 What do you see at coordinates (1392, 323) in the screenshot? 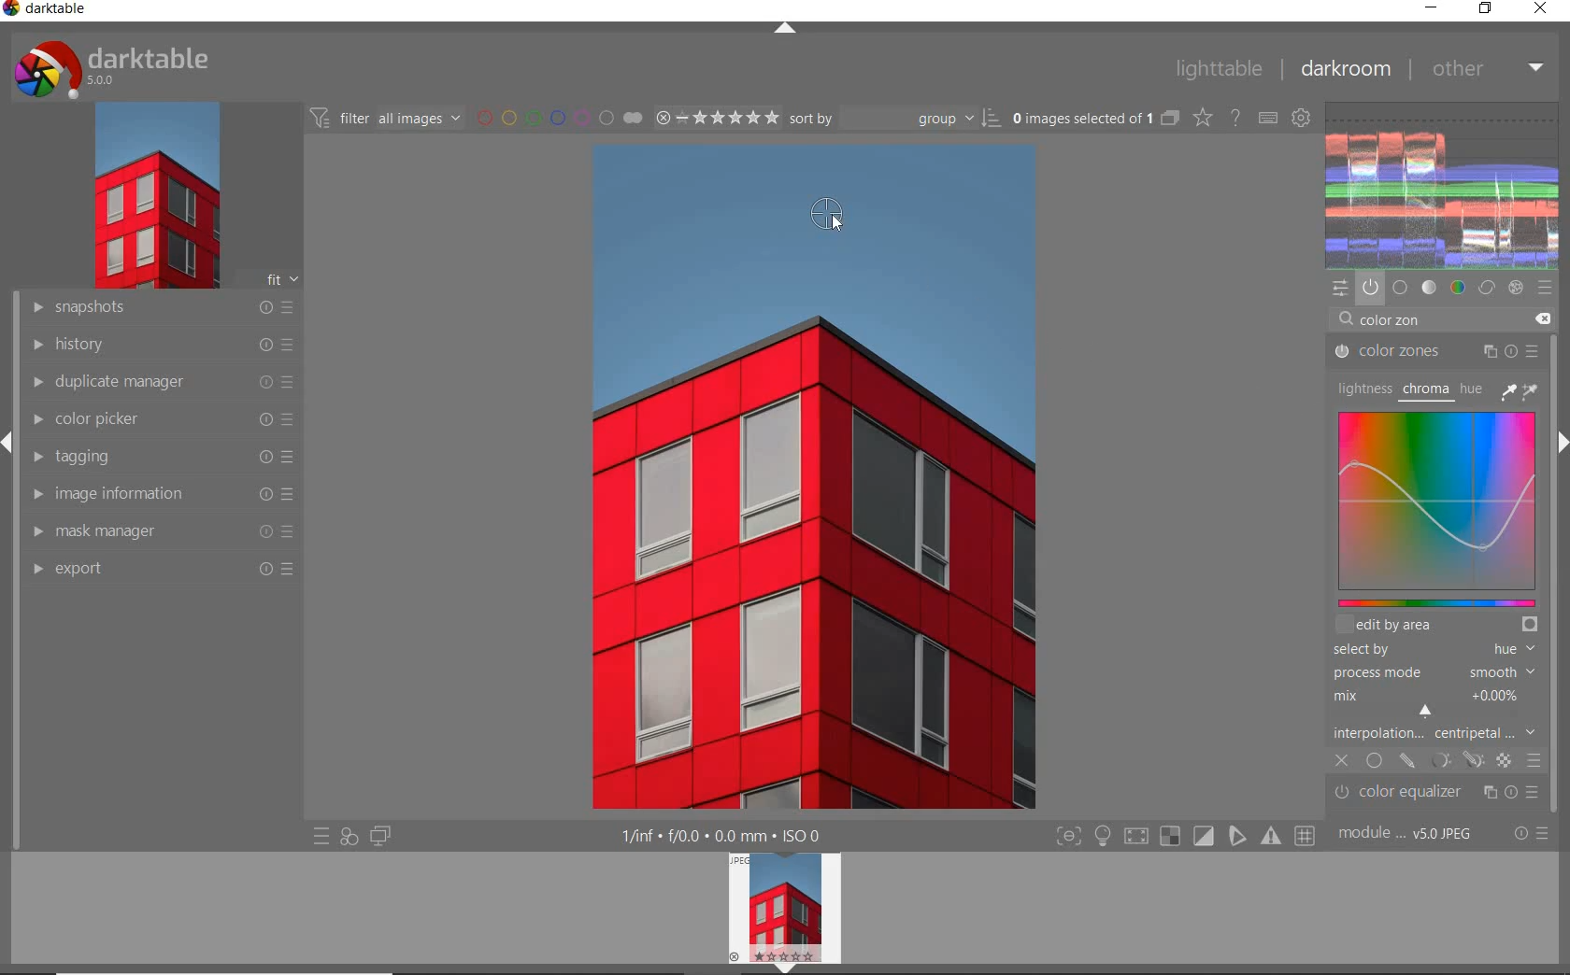
I see `INPUT VALUE` at bounding box center [1392, 323].